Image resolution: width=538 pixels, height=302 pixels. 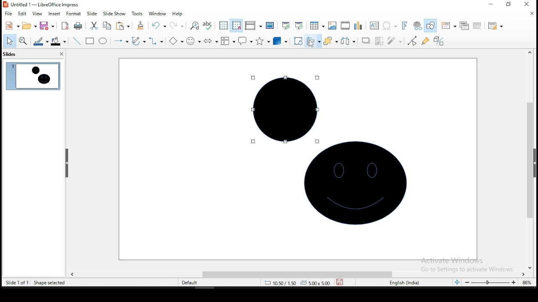 What do you see at coordinates (412, 40) in the screenshot?
I see `toggle point edit mode` at bounding box center [412, 40].